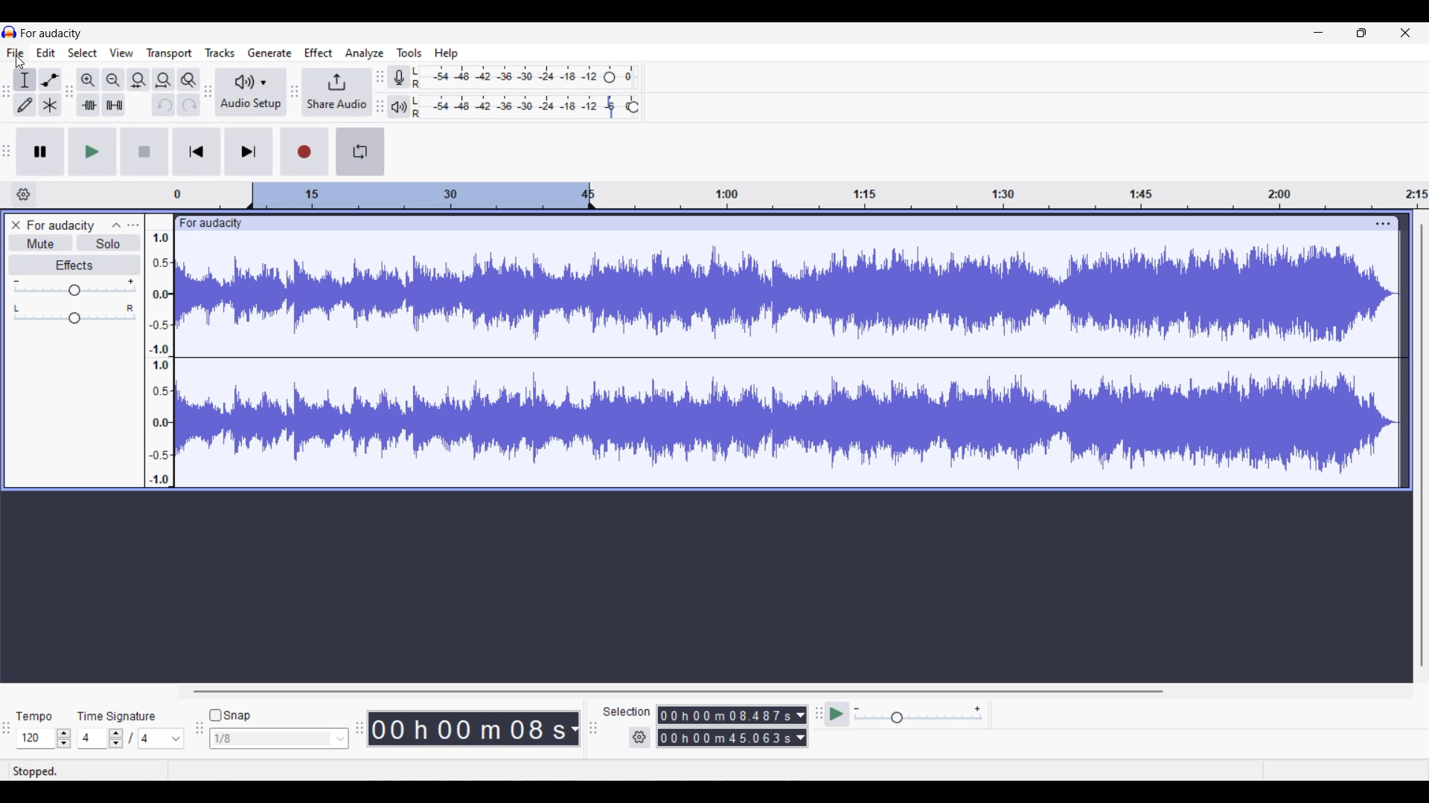 This screenshot has height=803, width=1429. I want to click on Share audio, so click(336, 92).